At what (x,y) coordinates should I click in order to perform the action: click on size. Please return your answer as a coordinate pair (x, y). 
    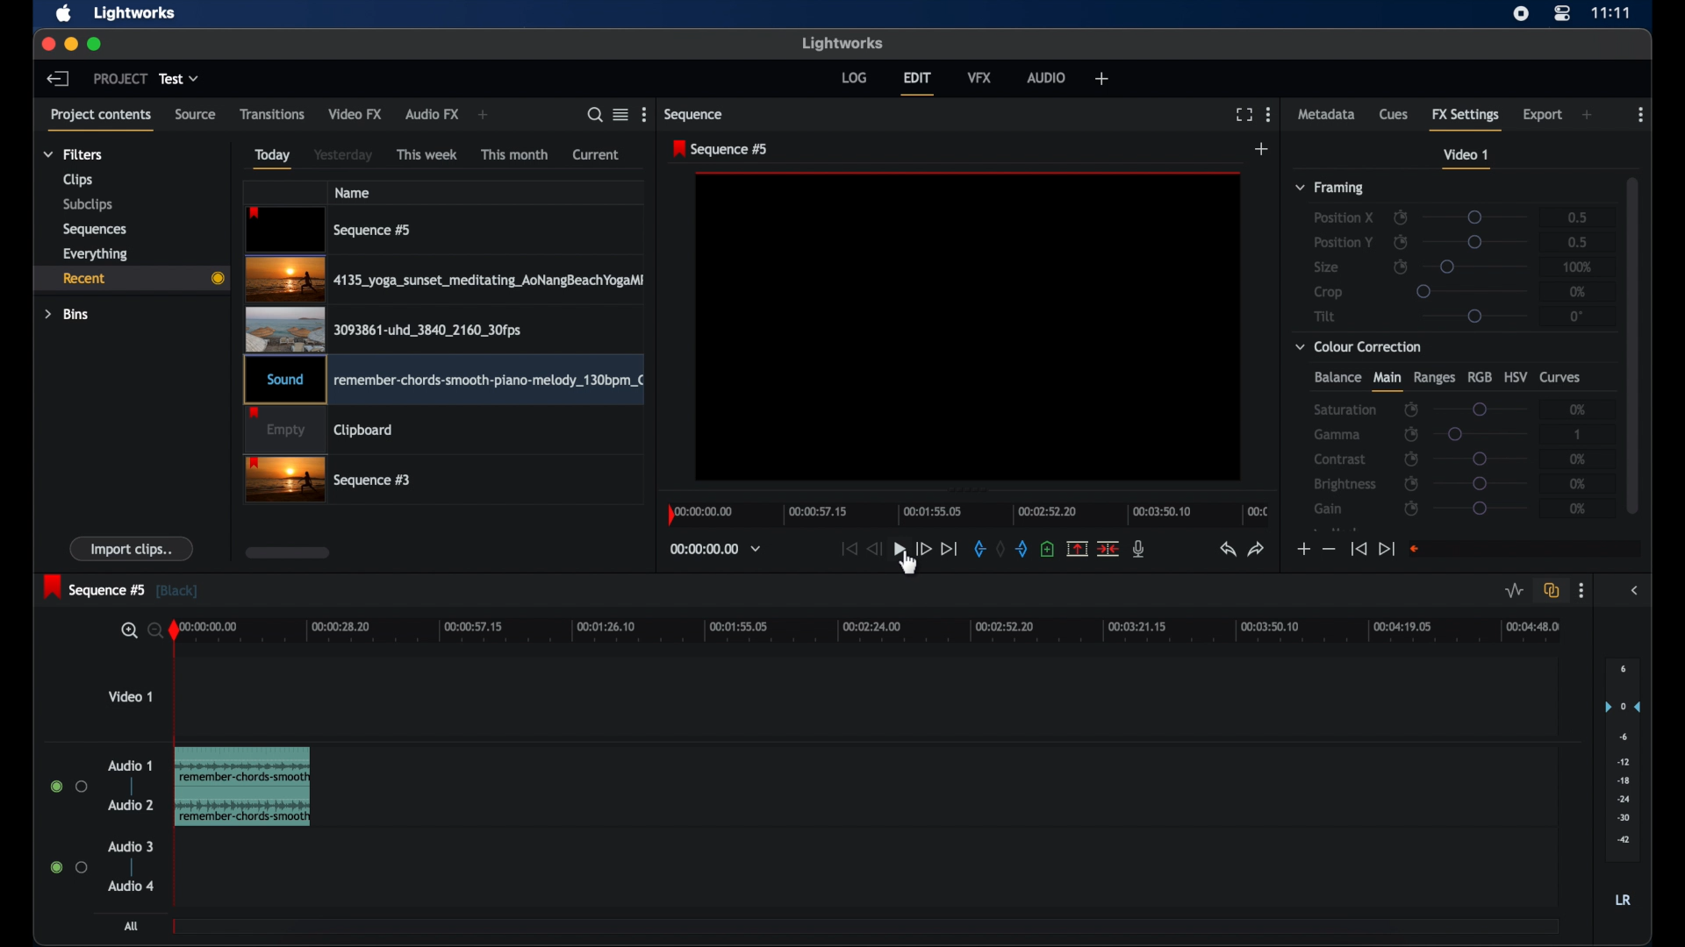
    Looking at the image, I should click on (1326, 267).